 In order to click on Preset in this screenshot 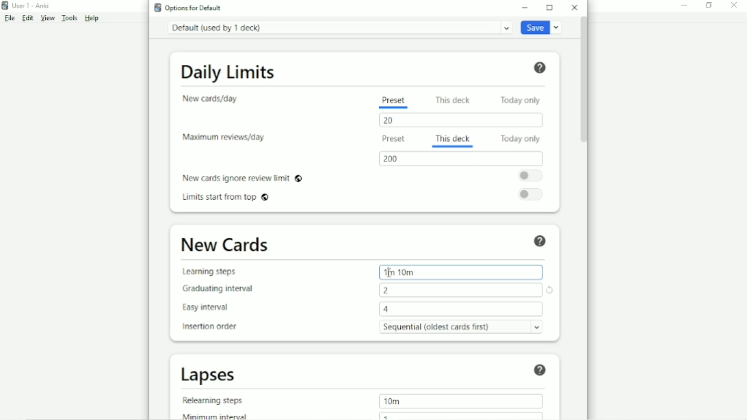, I will do `click(393, 101)`.